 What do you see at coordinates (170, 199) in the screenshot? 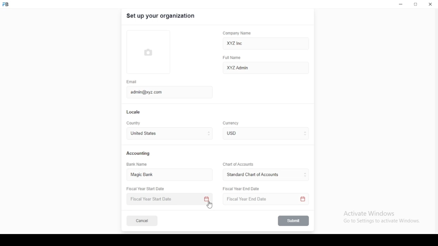
I see `Fiscal Year Start Date` at bounding box center [170, 199].